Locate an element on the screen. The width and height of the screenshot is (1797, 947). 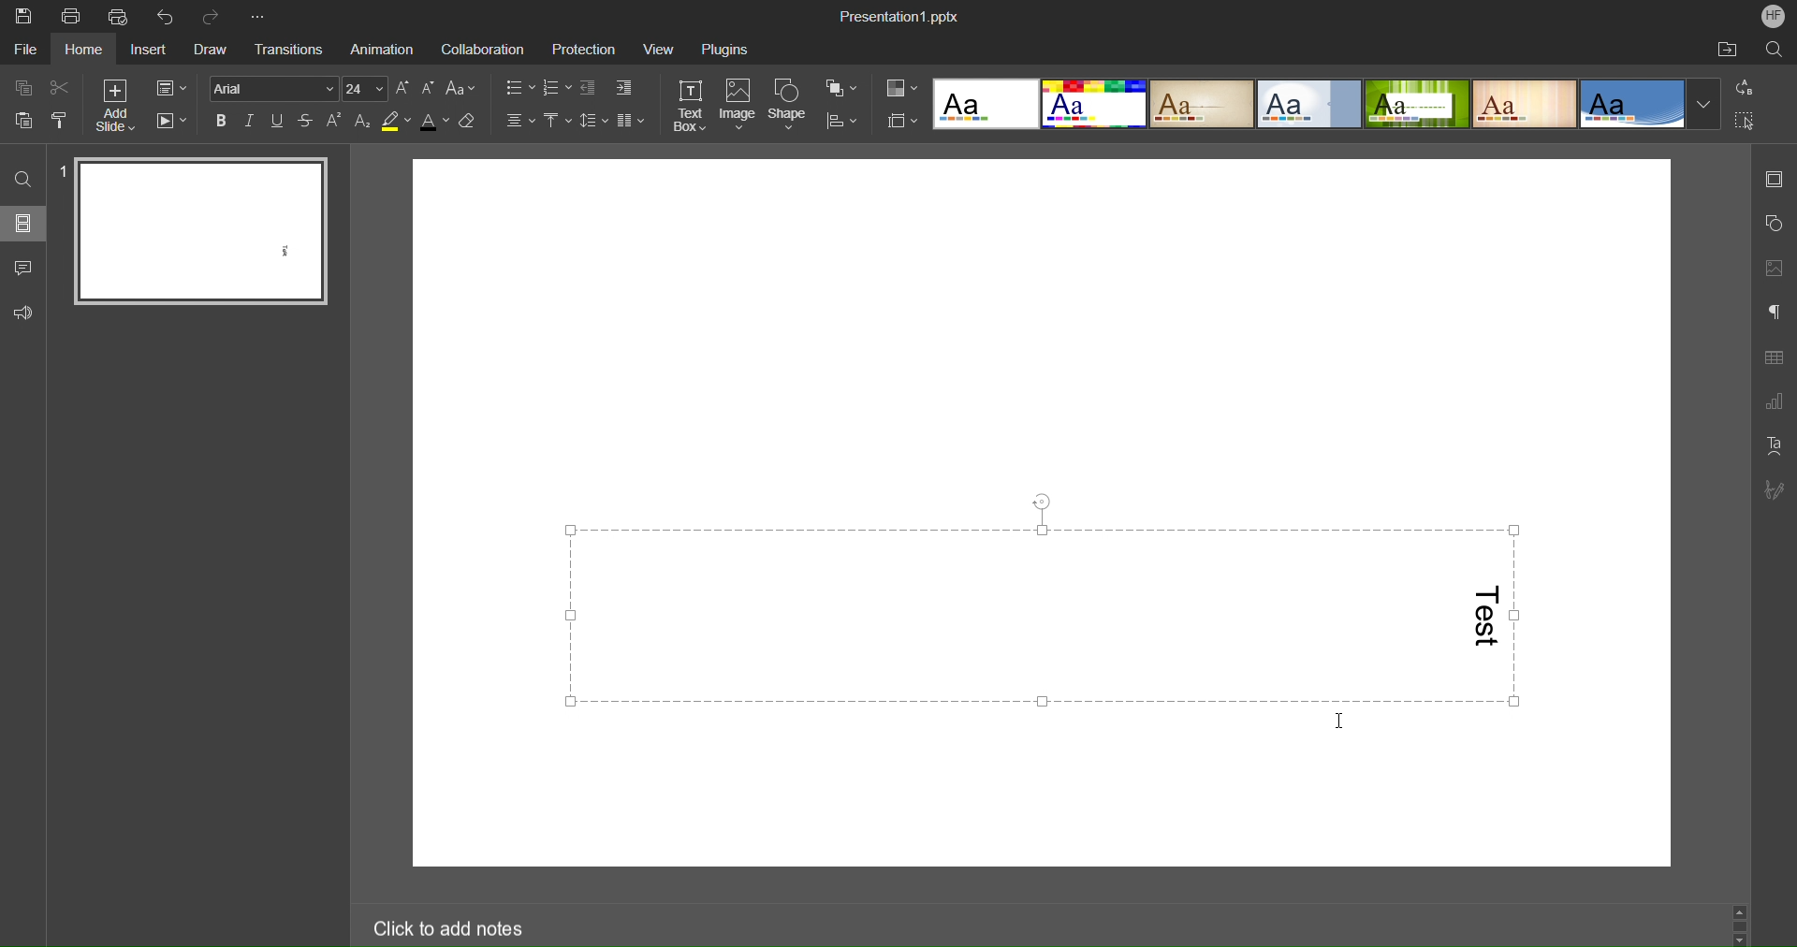
Open Folder is located at coordinates (1729, 51).